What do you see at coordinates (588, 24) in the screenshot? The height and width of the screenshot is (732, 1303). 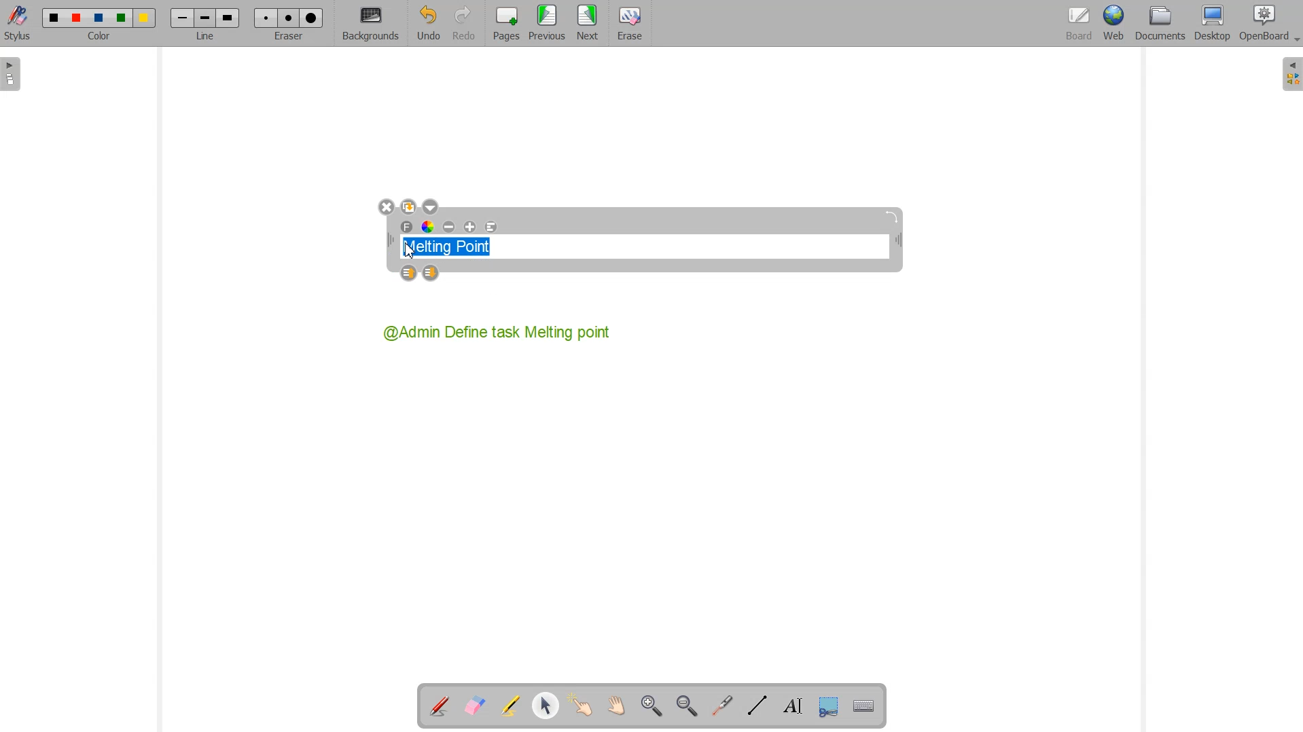 I see `Next` at bounding box center [588, 24].